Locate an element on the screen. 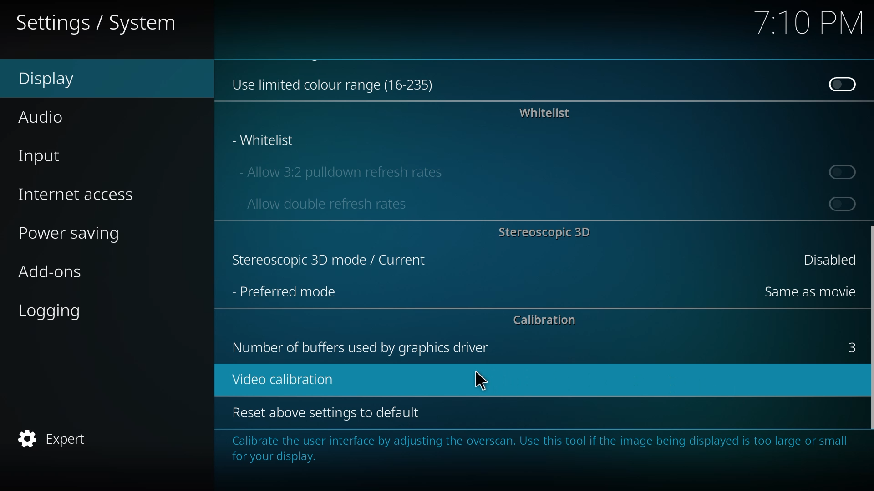 The image size is (874, 491). dragged here is located at coordinates (872, 331).